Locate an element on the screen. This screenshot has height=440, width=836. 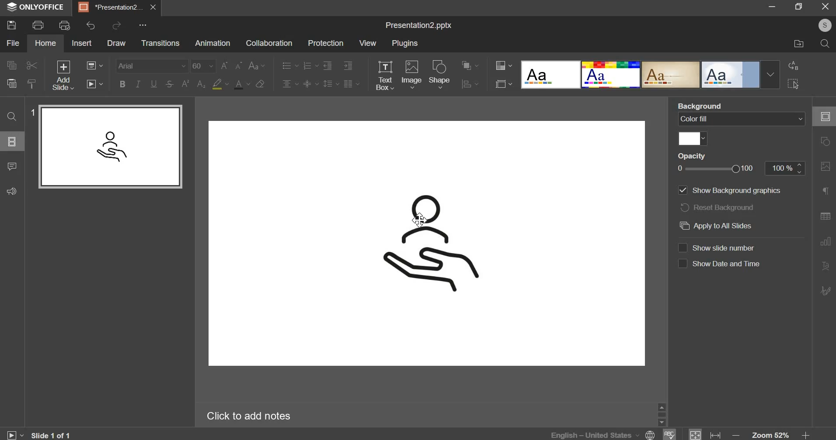
image settings is located at coordinates (825, 168).